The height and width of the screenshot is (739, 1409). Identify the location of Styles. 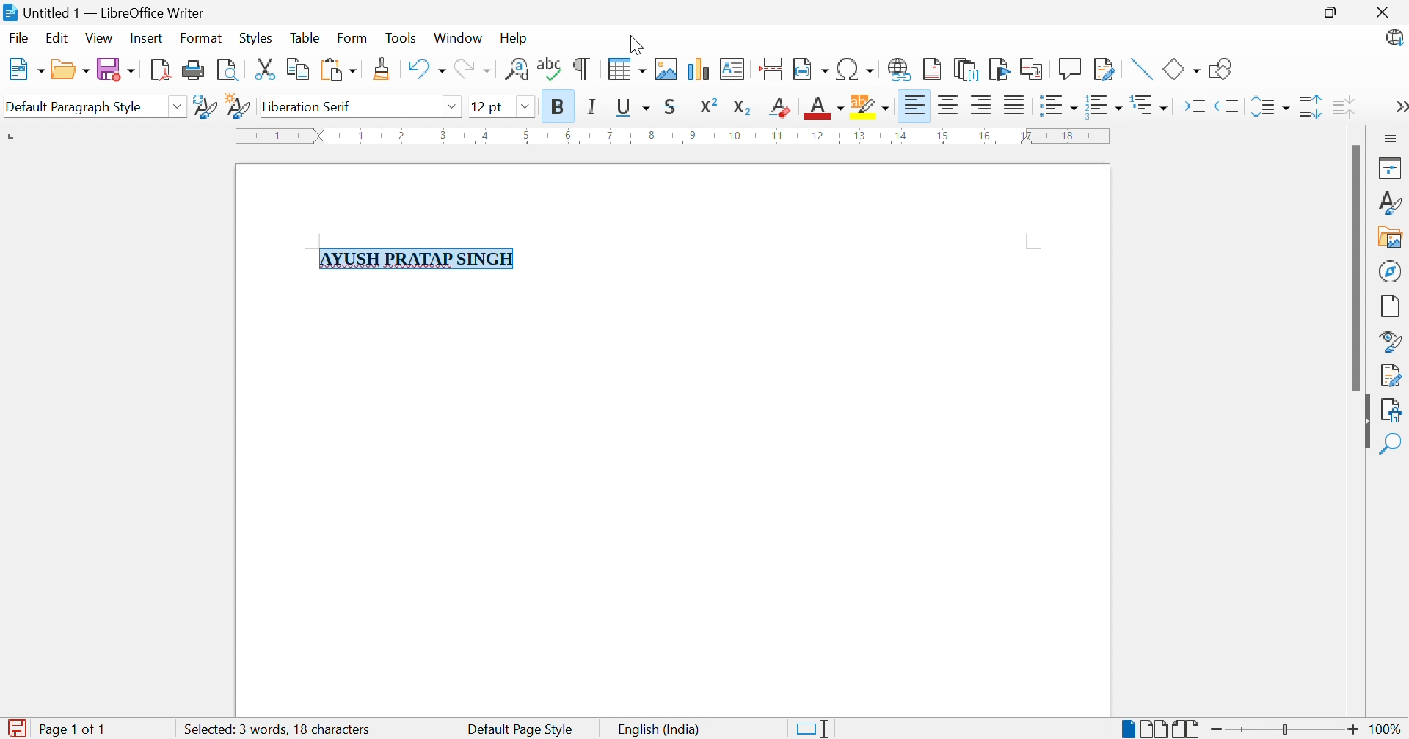
(255, 39).